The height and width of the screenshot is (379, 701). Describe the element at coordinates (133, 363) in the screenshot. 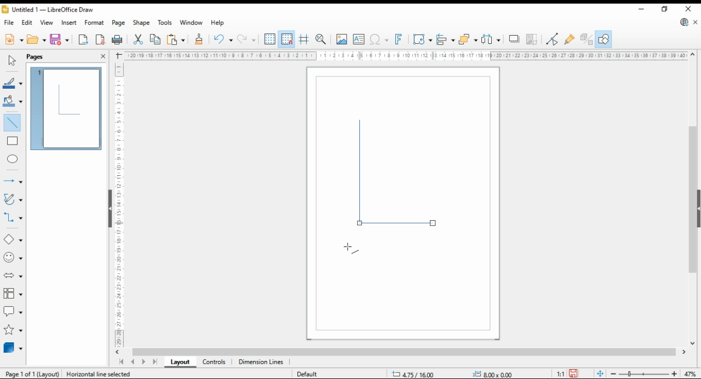

I see `previous page` at that location.